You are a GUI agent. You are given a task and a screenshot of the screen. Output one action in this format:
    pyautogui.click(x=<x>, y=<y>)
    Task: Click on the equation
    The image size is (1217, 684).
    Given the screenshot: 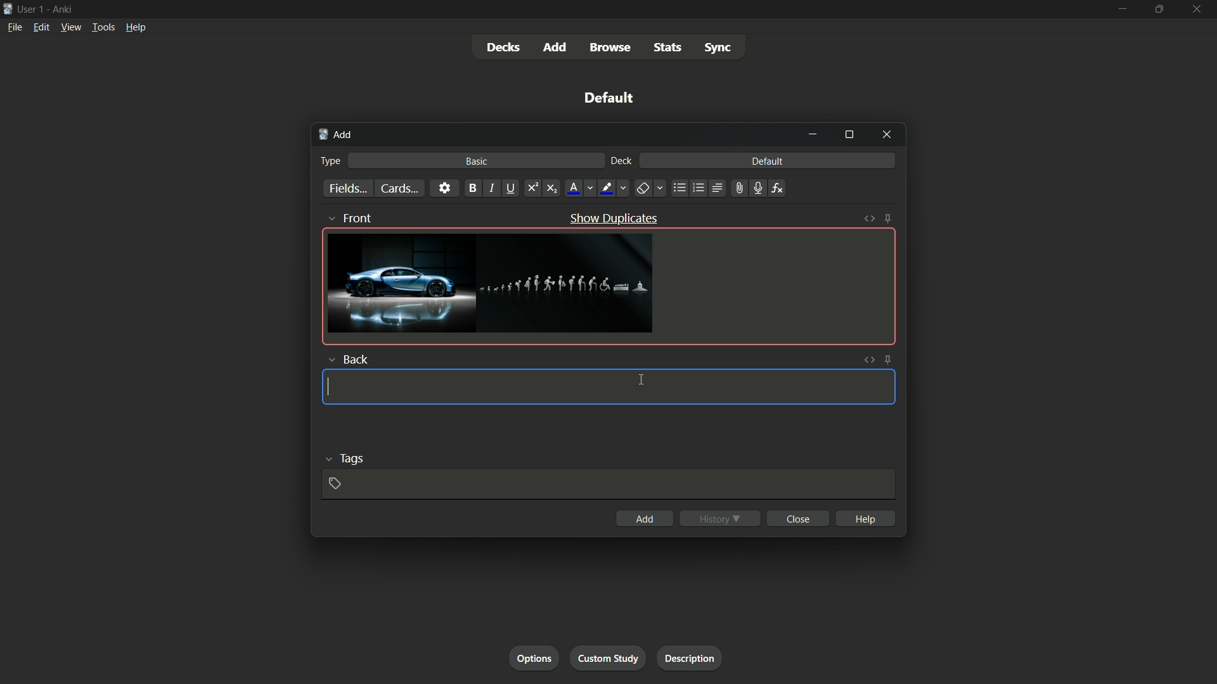 What is the action you would take?
    pyautogui.click(x=778, y=187)
    